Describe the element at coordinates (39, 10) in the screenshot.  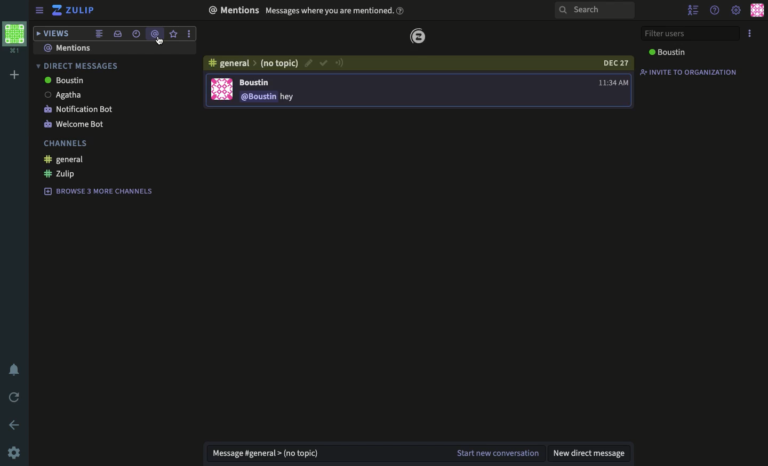
I see `sidebar` at that location.